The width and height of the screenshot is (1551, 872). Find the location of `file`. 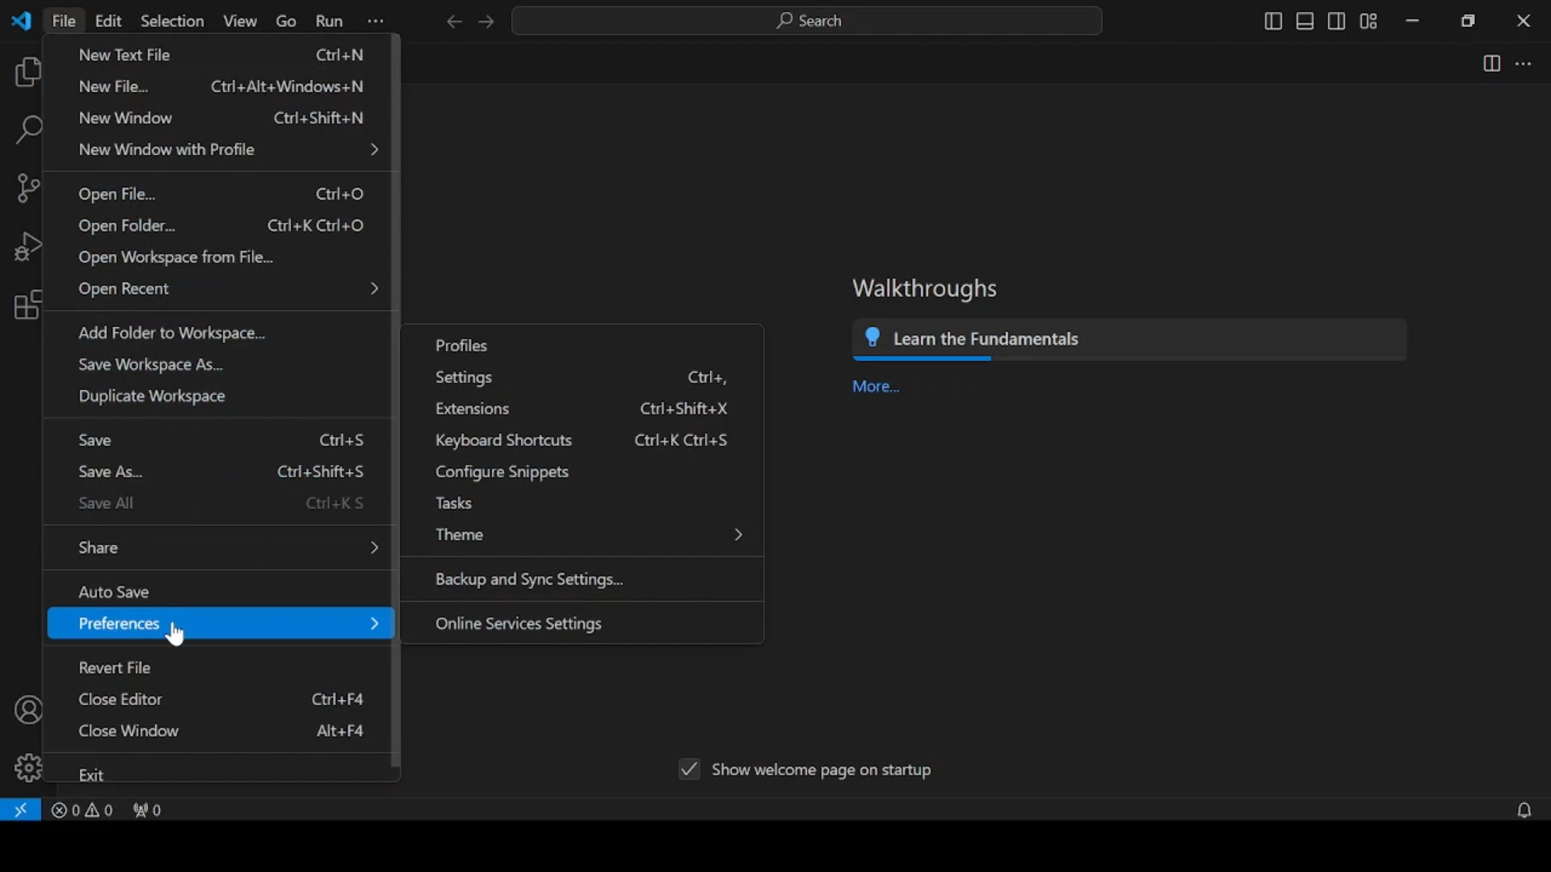

file is located at coordinates (65, 22).